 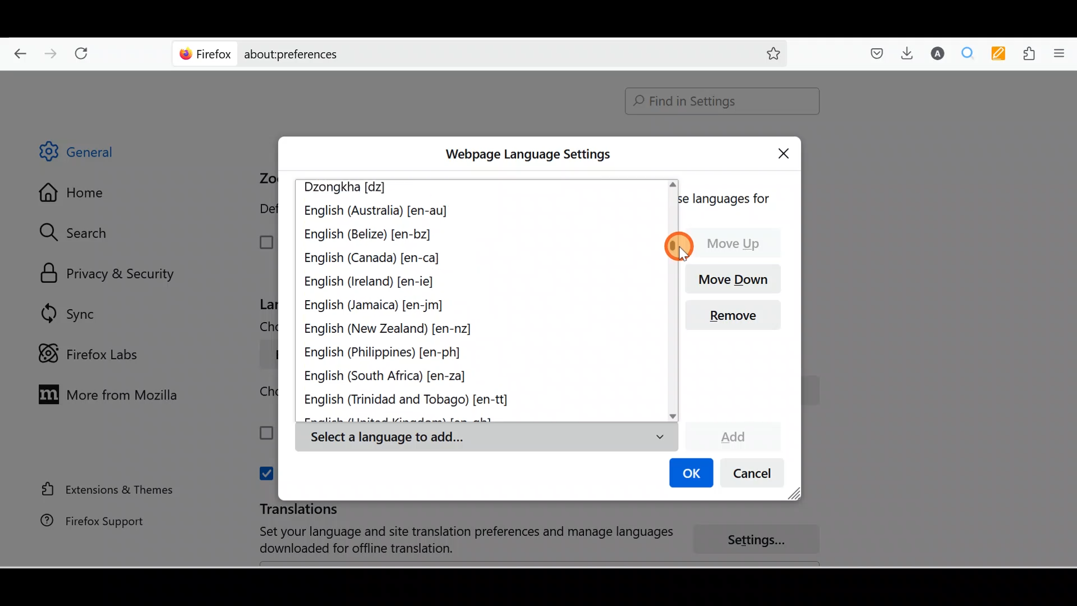 I want to click on cursor, so click(x=677, y=246).